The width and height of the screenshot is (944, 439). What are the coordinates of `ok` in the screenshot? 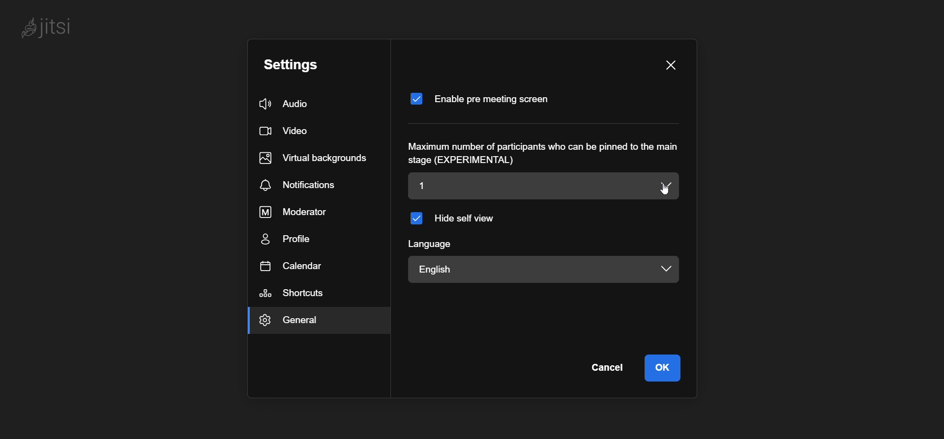 It's located at (666, 367).